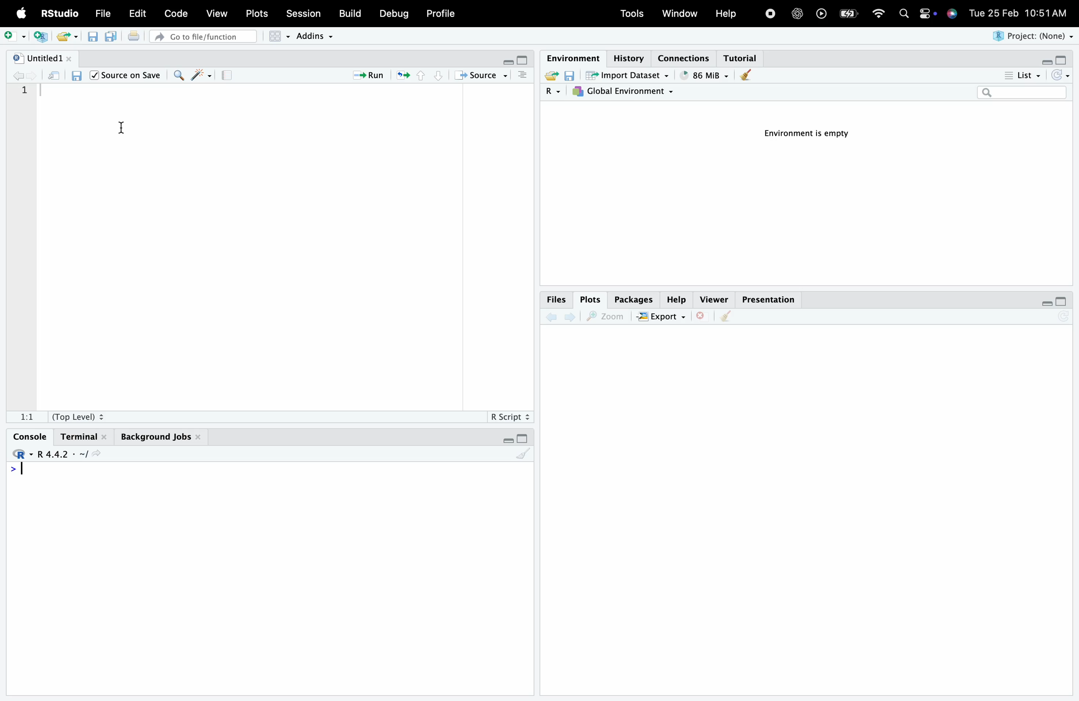  I want to click on Files, so click(555, 301).